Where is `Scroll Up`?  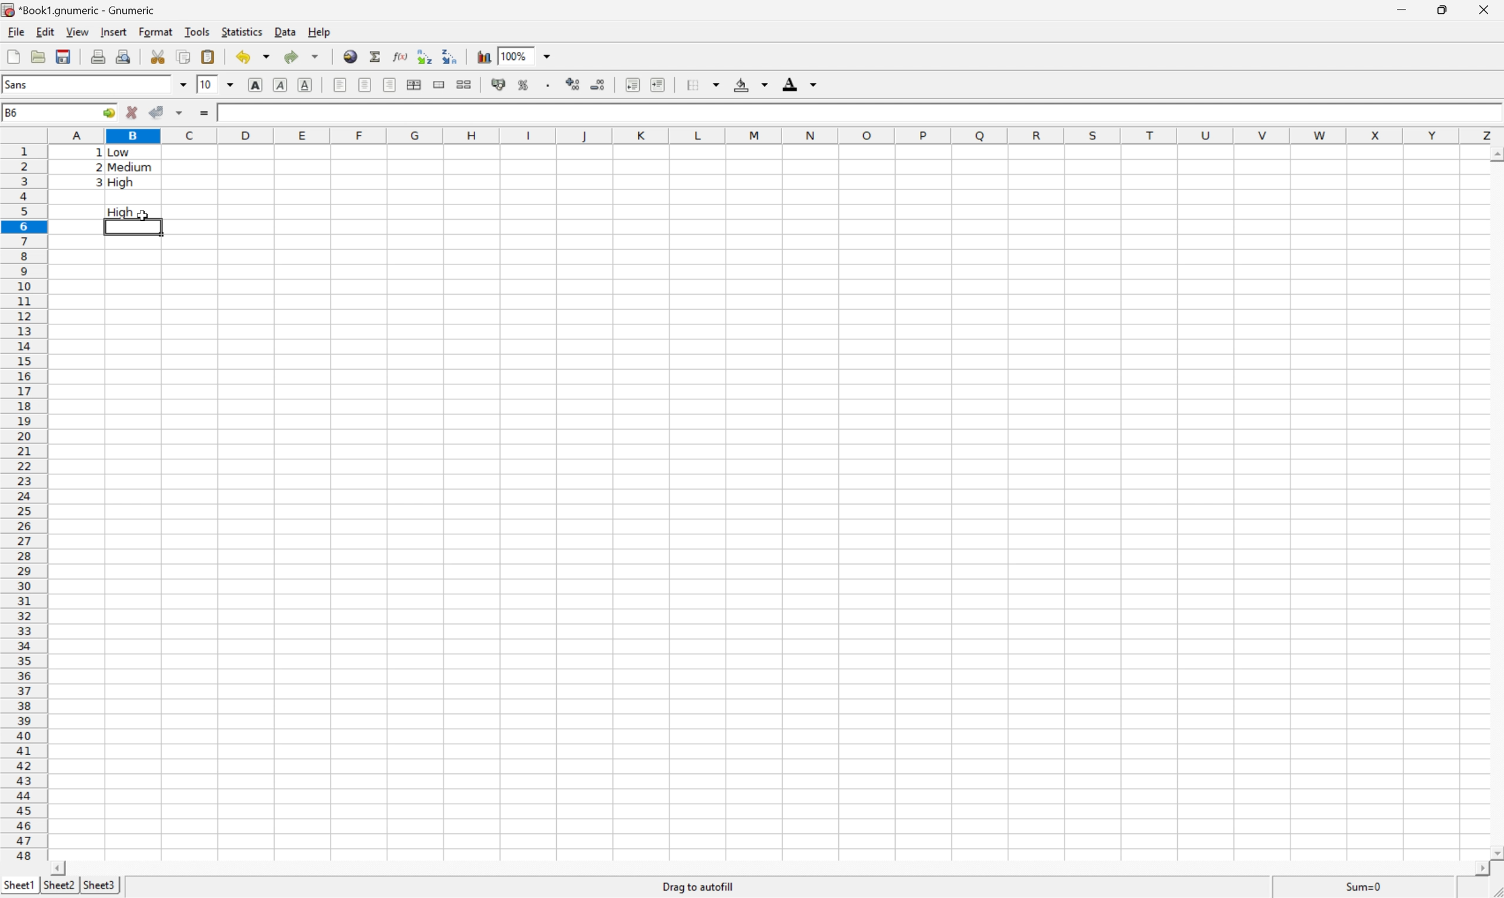 Scroll Up is located at coordinates (1494, 154).